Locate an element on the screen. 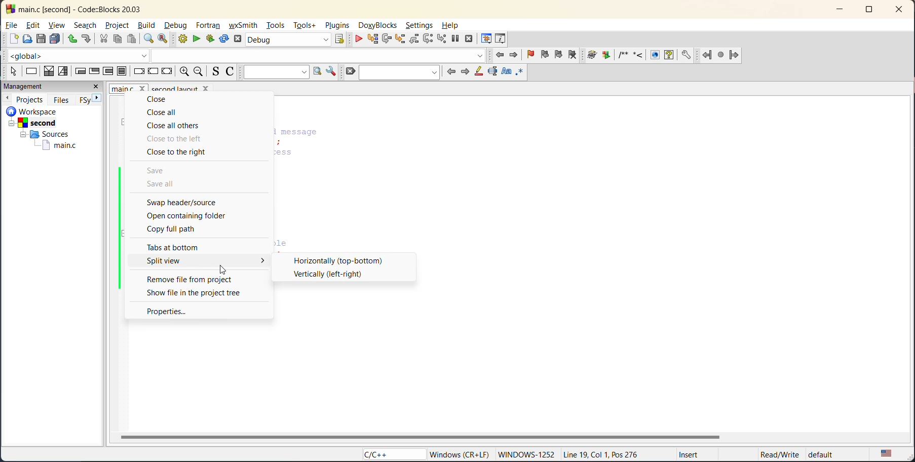  open containing folder is located at coordinates (185, 216).